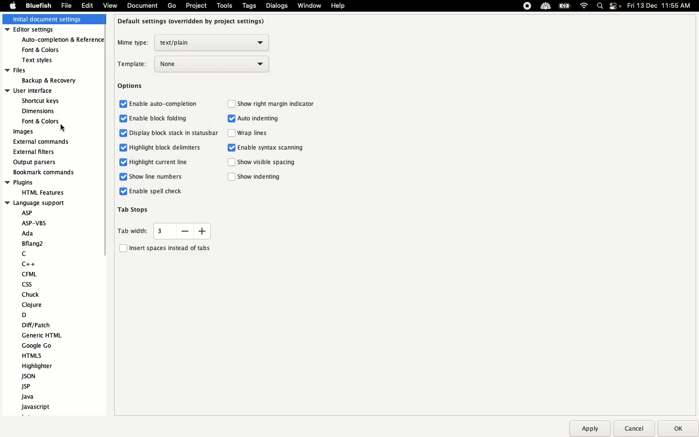 The image size is (699, 437). What do you see at coordinates (589, 429) in the screenshot?
I see `Apply` at bounding box center [589, 429].